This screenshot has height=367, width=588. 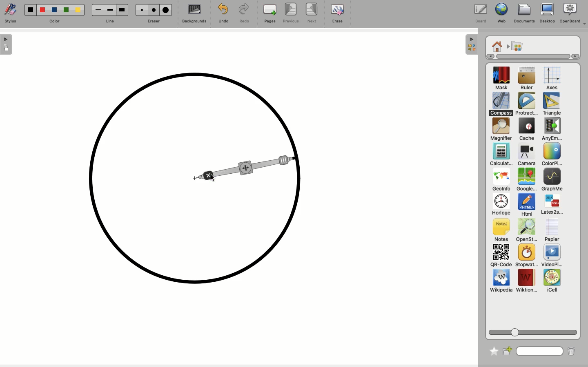 What do you see at coordinates (109, 21) in the screenshot?
I see `line` at bounding box center [109, 21].